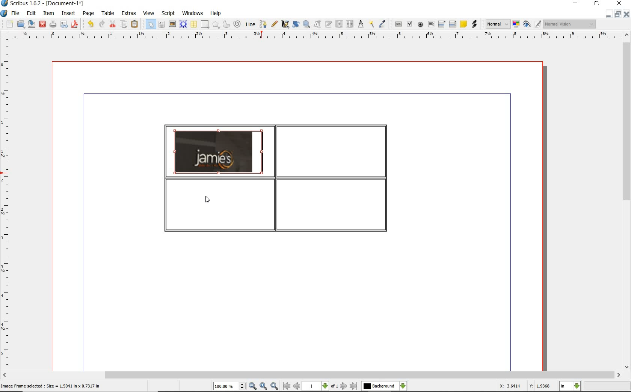 This screenshot has width=631, height=392. What do you see at coordinates (124, 25) in the screenshot?
I see `copy` at bounding box center [124, 25].